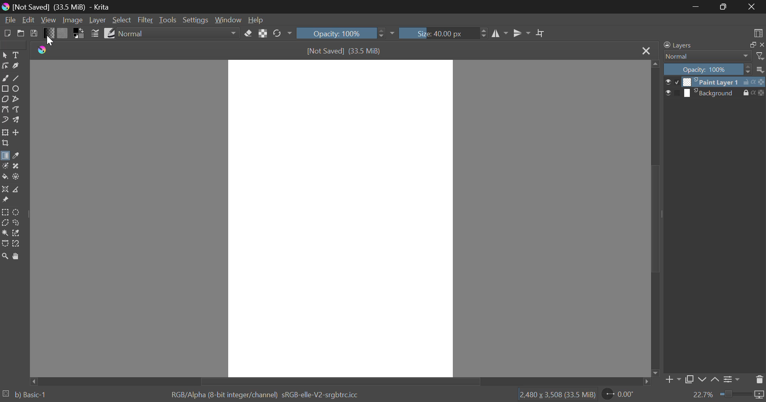 The height and width of the screenshot is (402, 766). Describe the element at coordinates (748, 82) in the screenshot. I see `unlock` at that location.